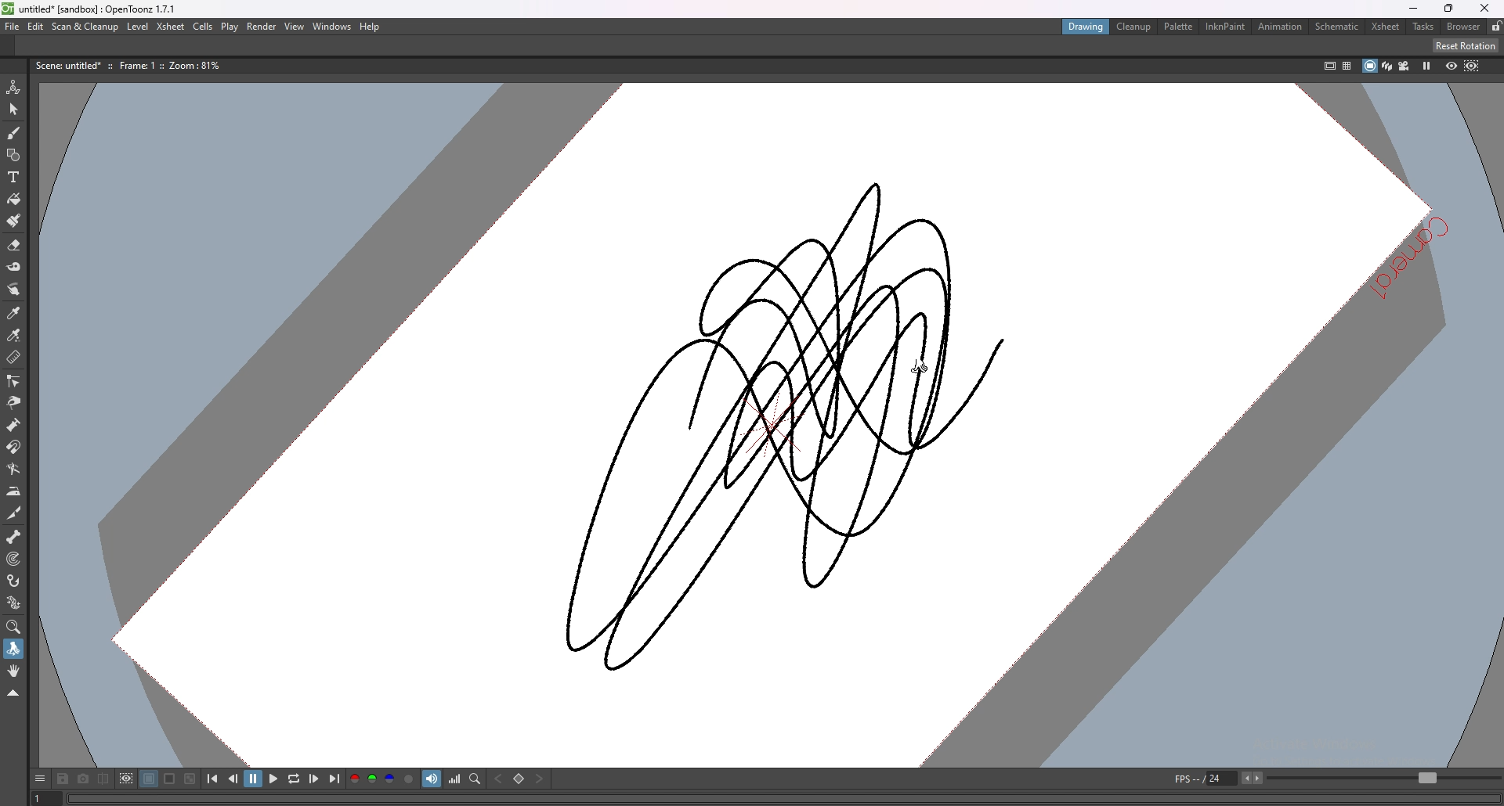 This screenshot has height=806, width=1504. I want to click on green channel, so click(373, 779).